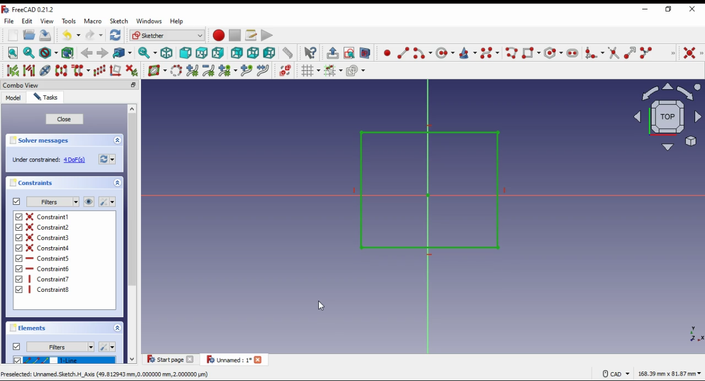 The image size is (705, 381). What do you see at coordinates (387, 52) in the screenshot?
I see `create point` at bounding box center [387, 52].